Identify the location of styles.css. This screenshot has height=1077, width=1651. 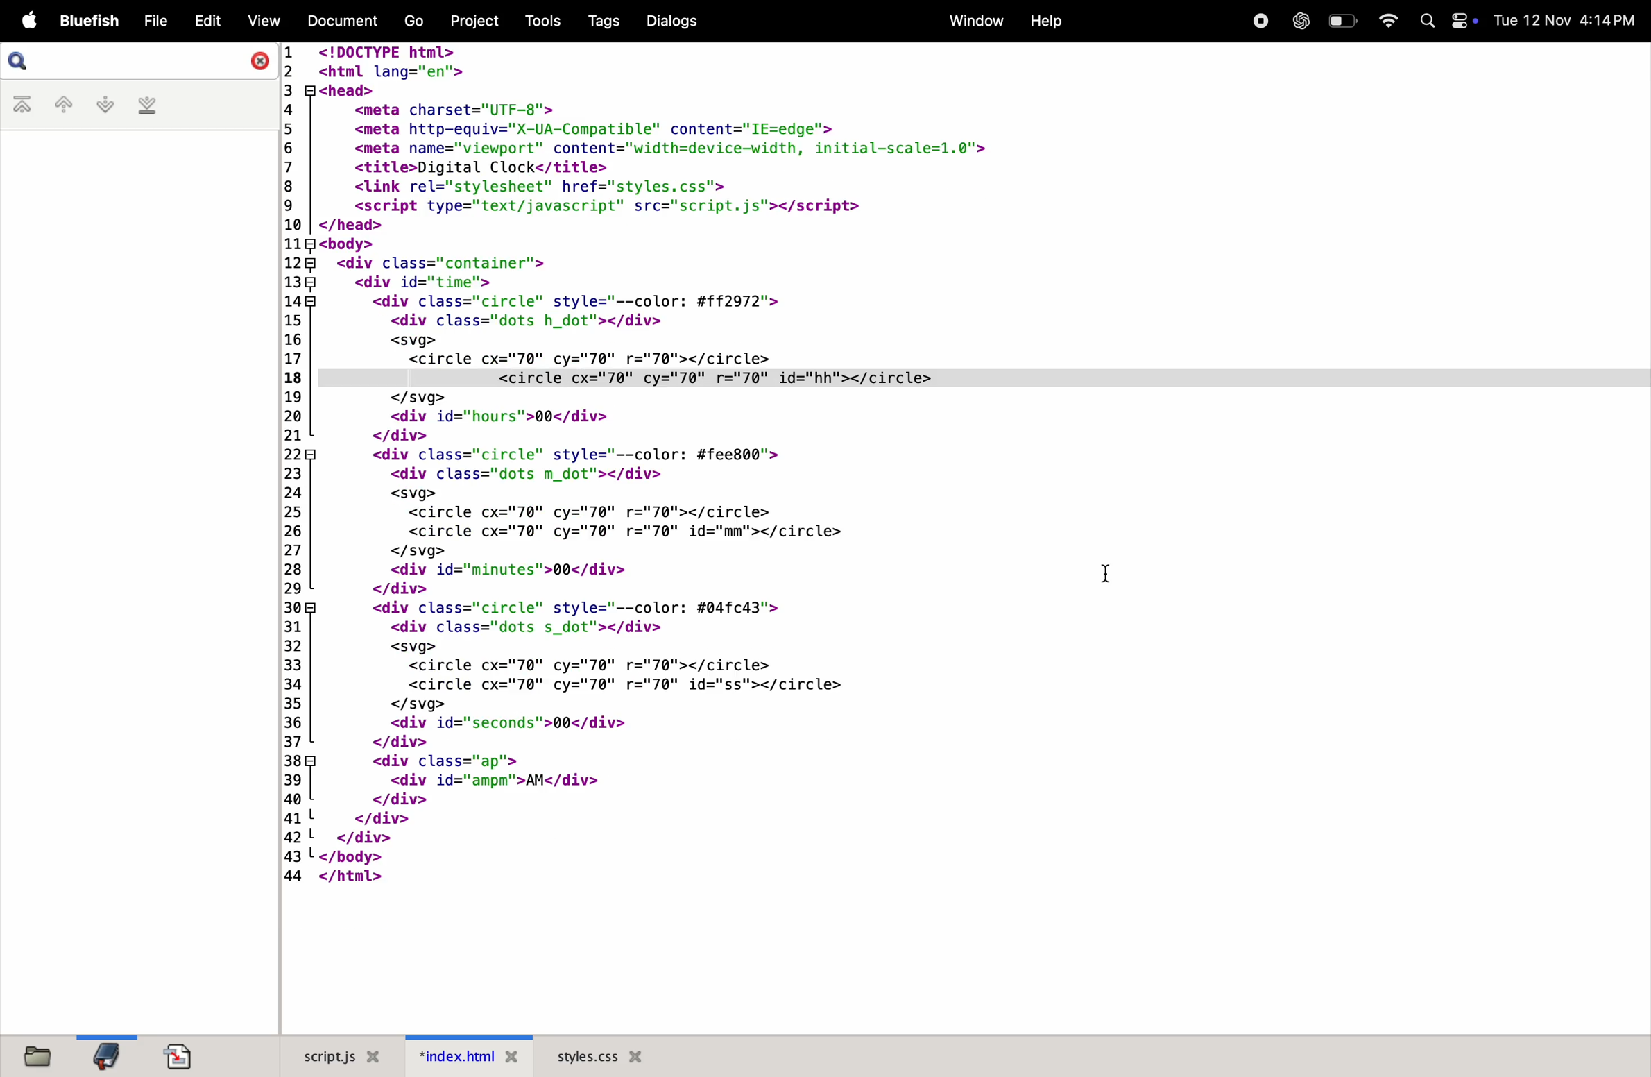
(599, 1055).